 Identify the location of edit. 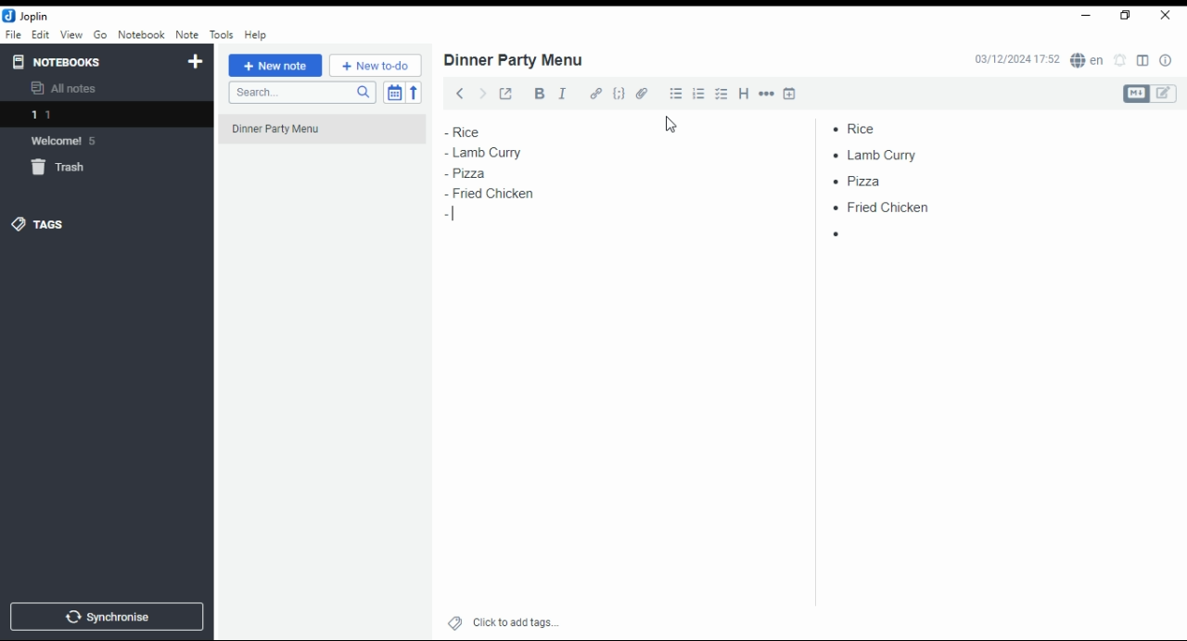
(41, 34).